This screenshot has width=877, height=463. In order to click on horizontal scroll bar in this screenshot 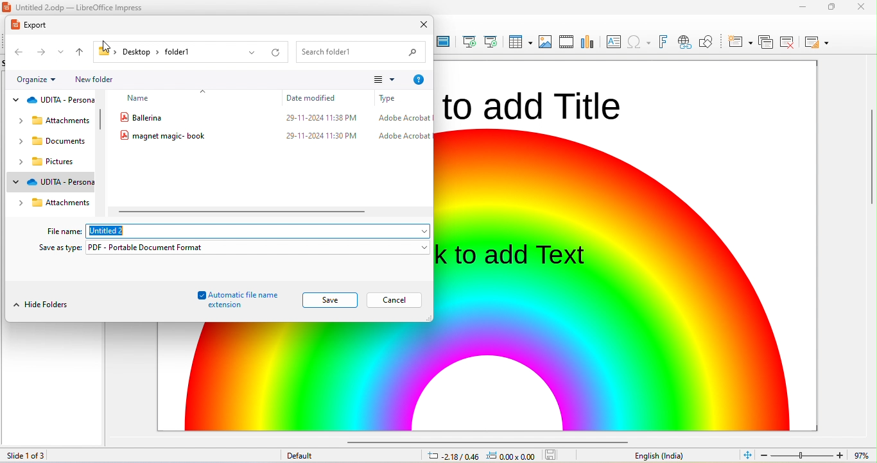, I will do `click(482, 440)`.